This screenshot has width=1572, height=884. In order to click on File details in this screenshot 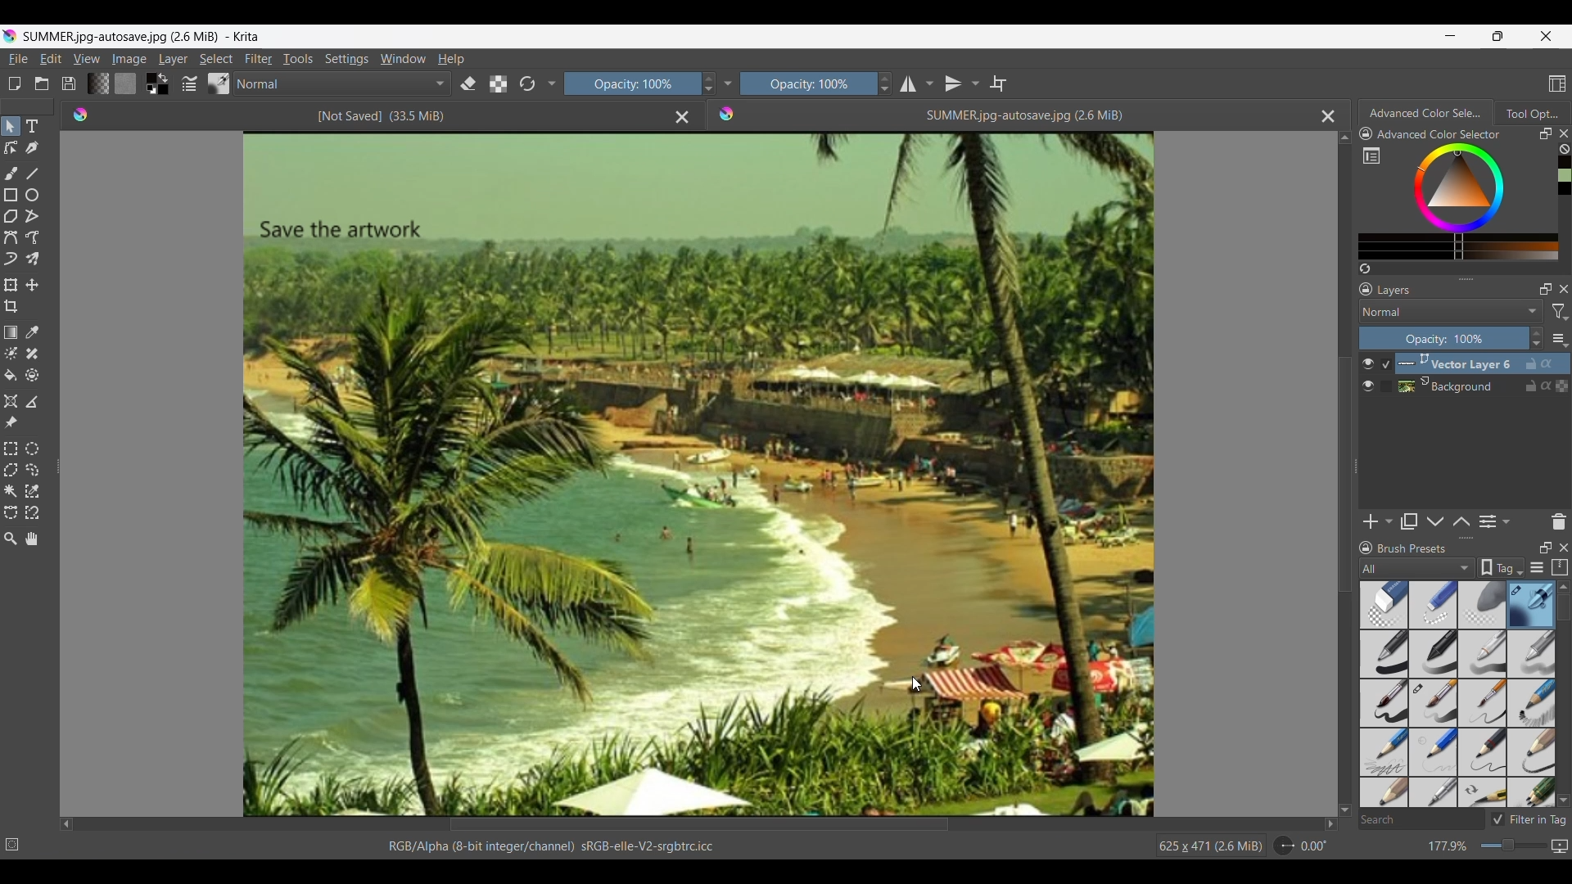, I will do `click(550, 846)`.